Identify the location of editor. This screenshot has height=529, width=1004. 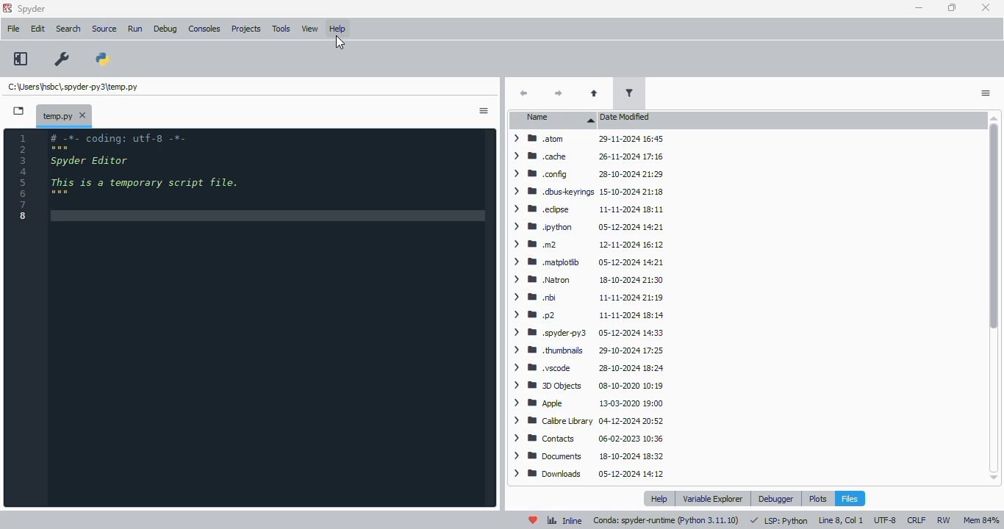
(270, 319).